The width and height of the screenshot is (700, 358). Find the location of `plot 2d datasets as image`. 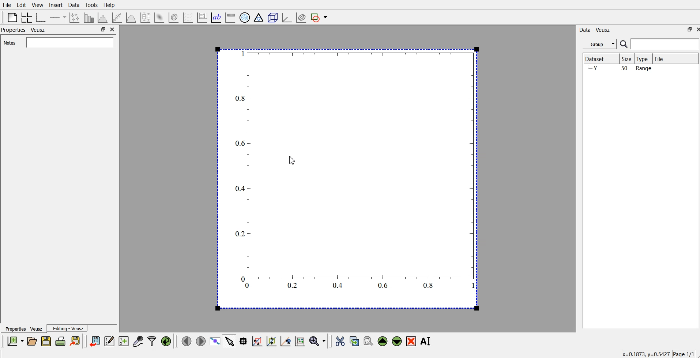

plot 2d datasets as image is located at coordinates (160, 16).